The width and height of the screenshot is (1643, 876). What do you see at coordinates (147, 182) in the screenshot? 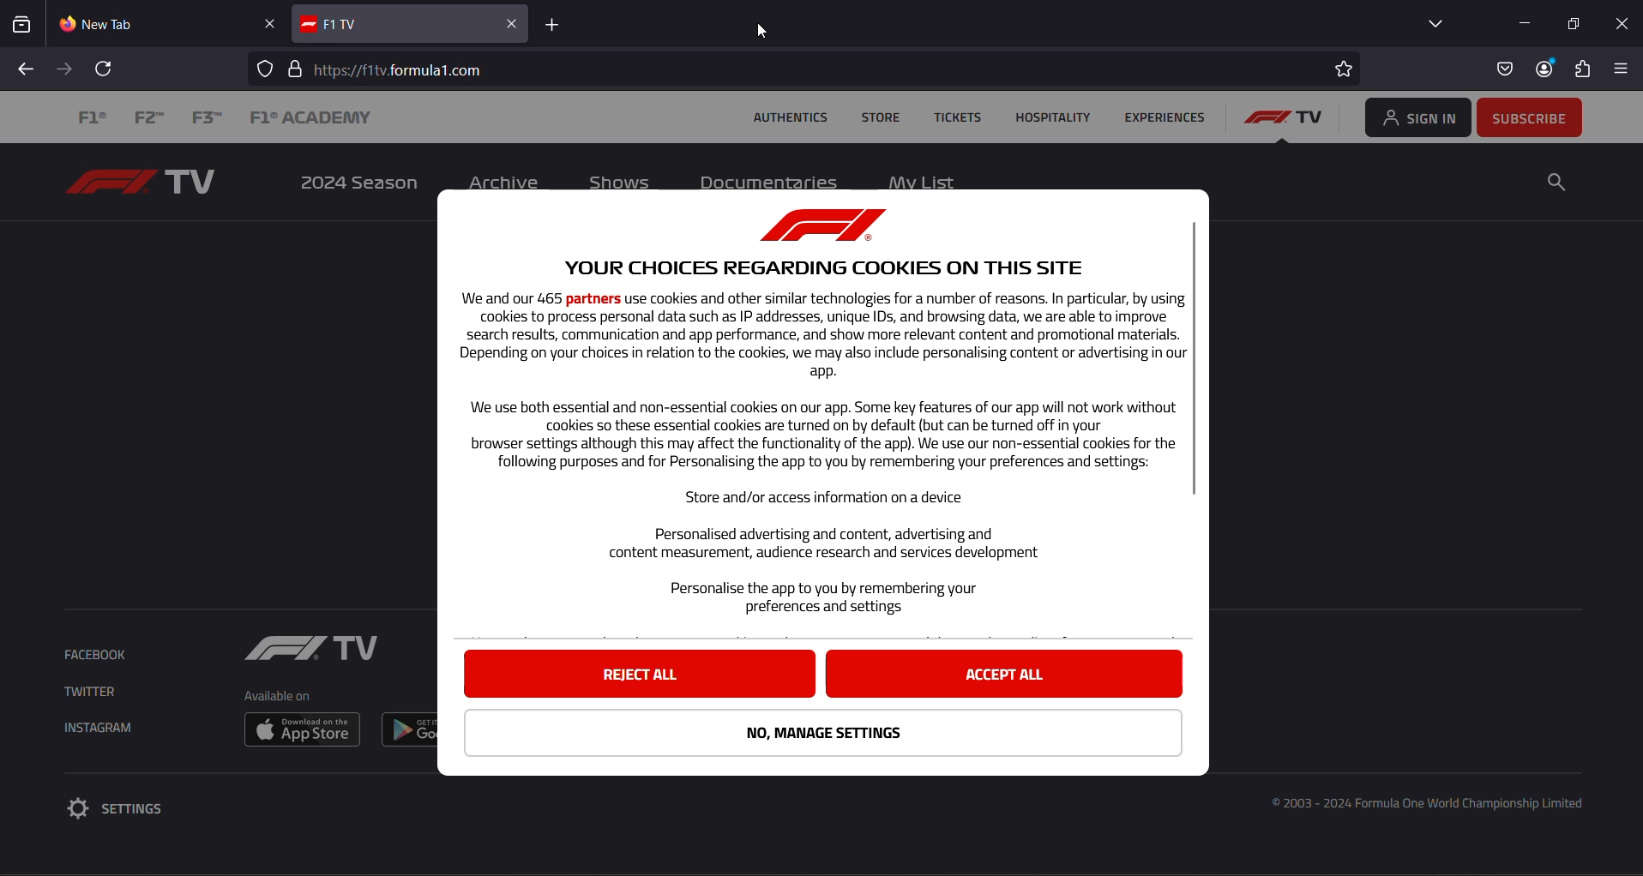
I see `f1 tv logo` at bounding box center [147, 182].